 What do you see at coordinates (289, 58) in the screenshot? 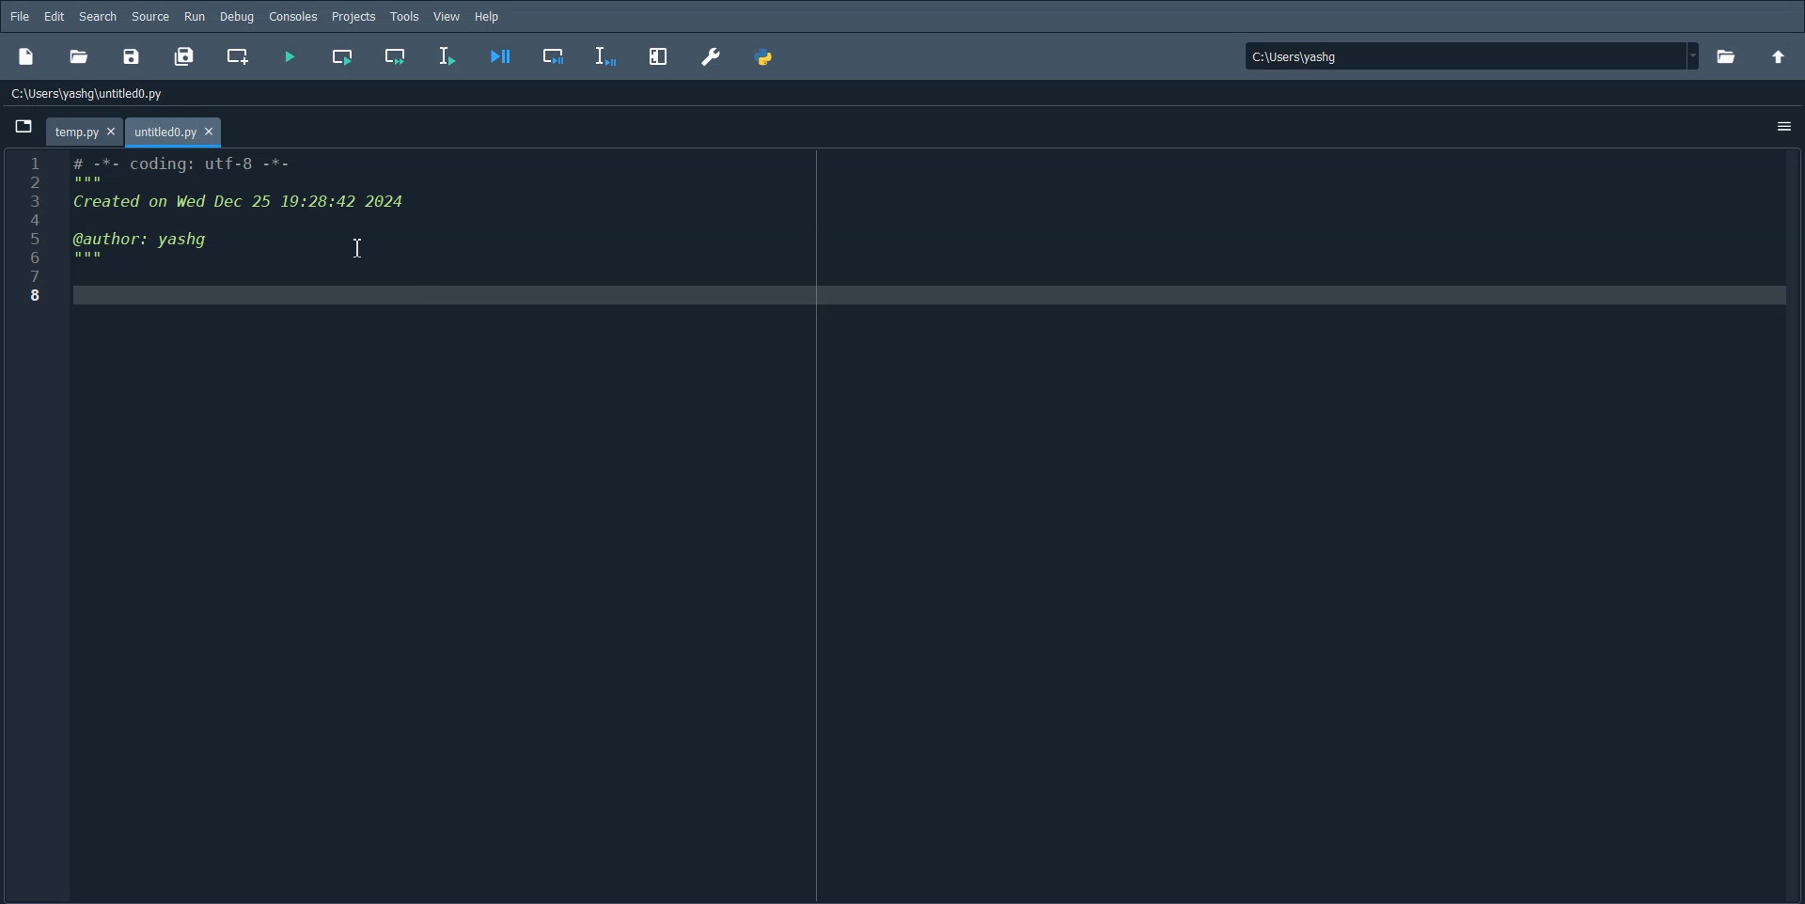
I see `Run file` at bounding box center [289, 58].